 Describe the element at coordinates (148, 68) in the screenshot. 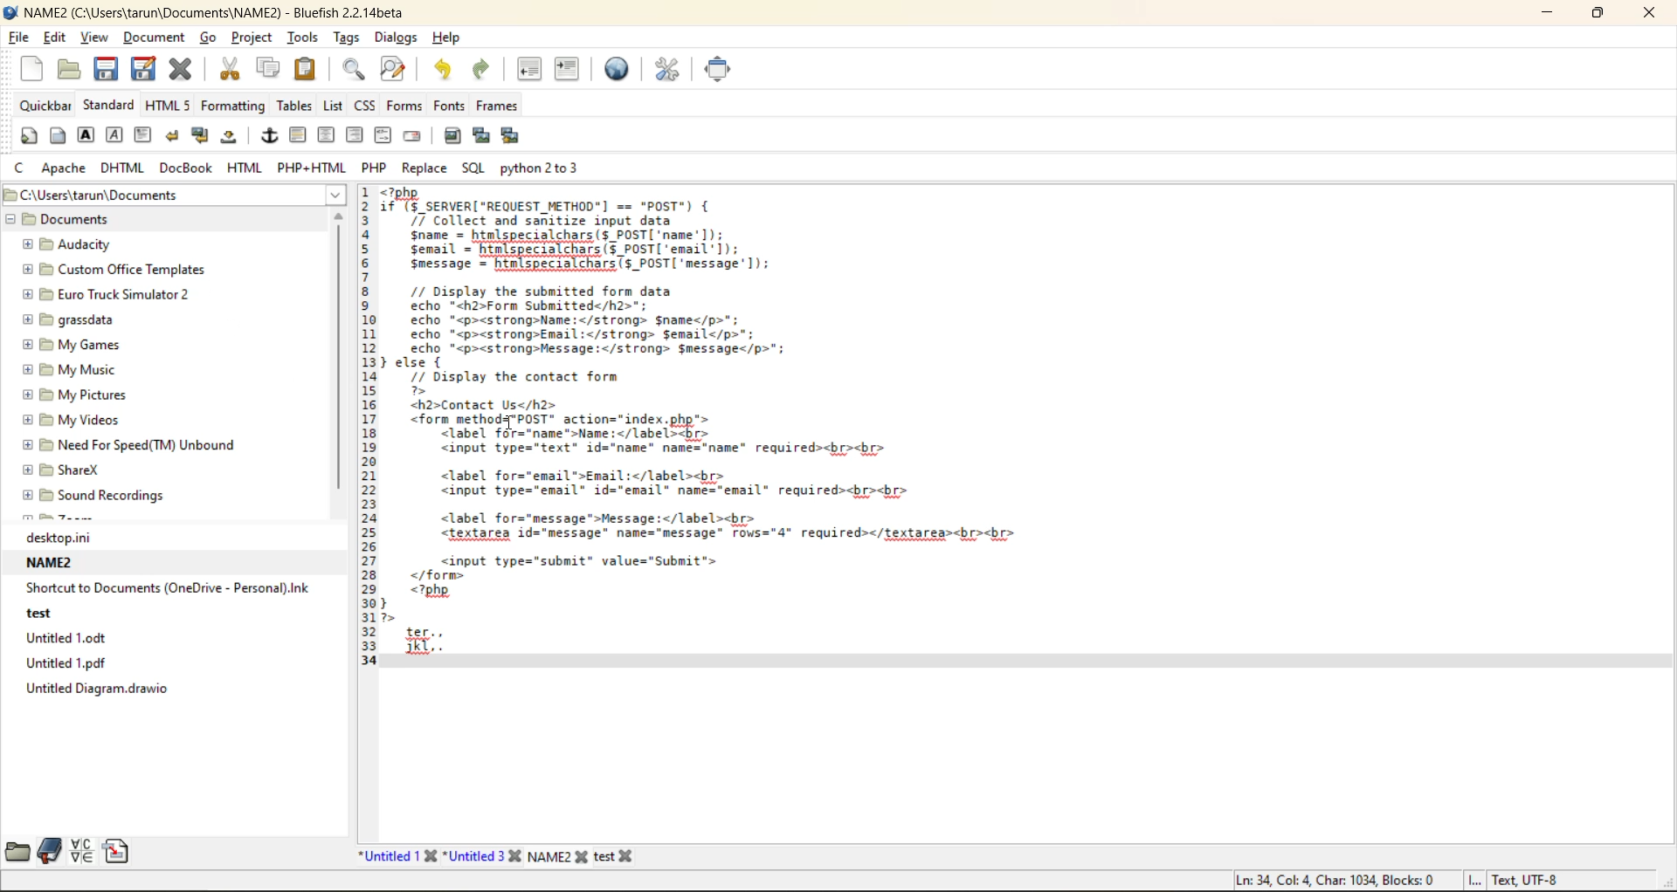

I see `save as` at that location.